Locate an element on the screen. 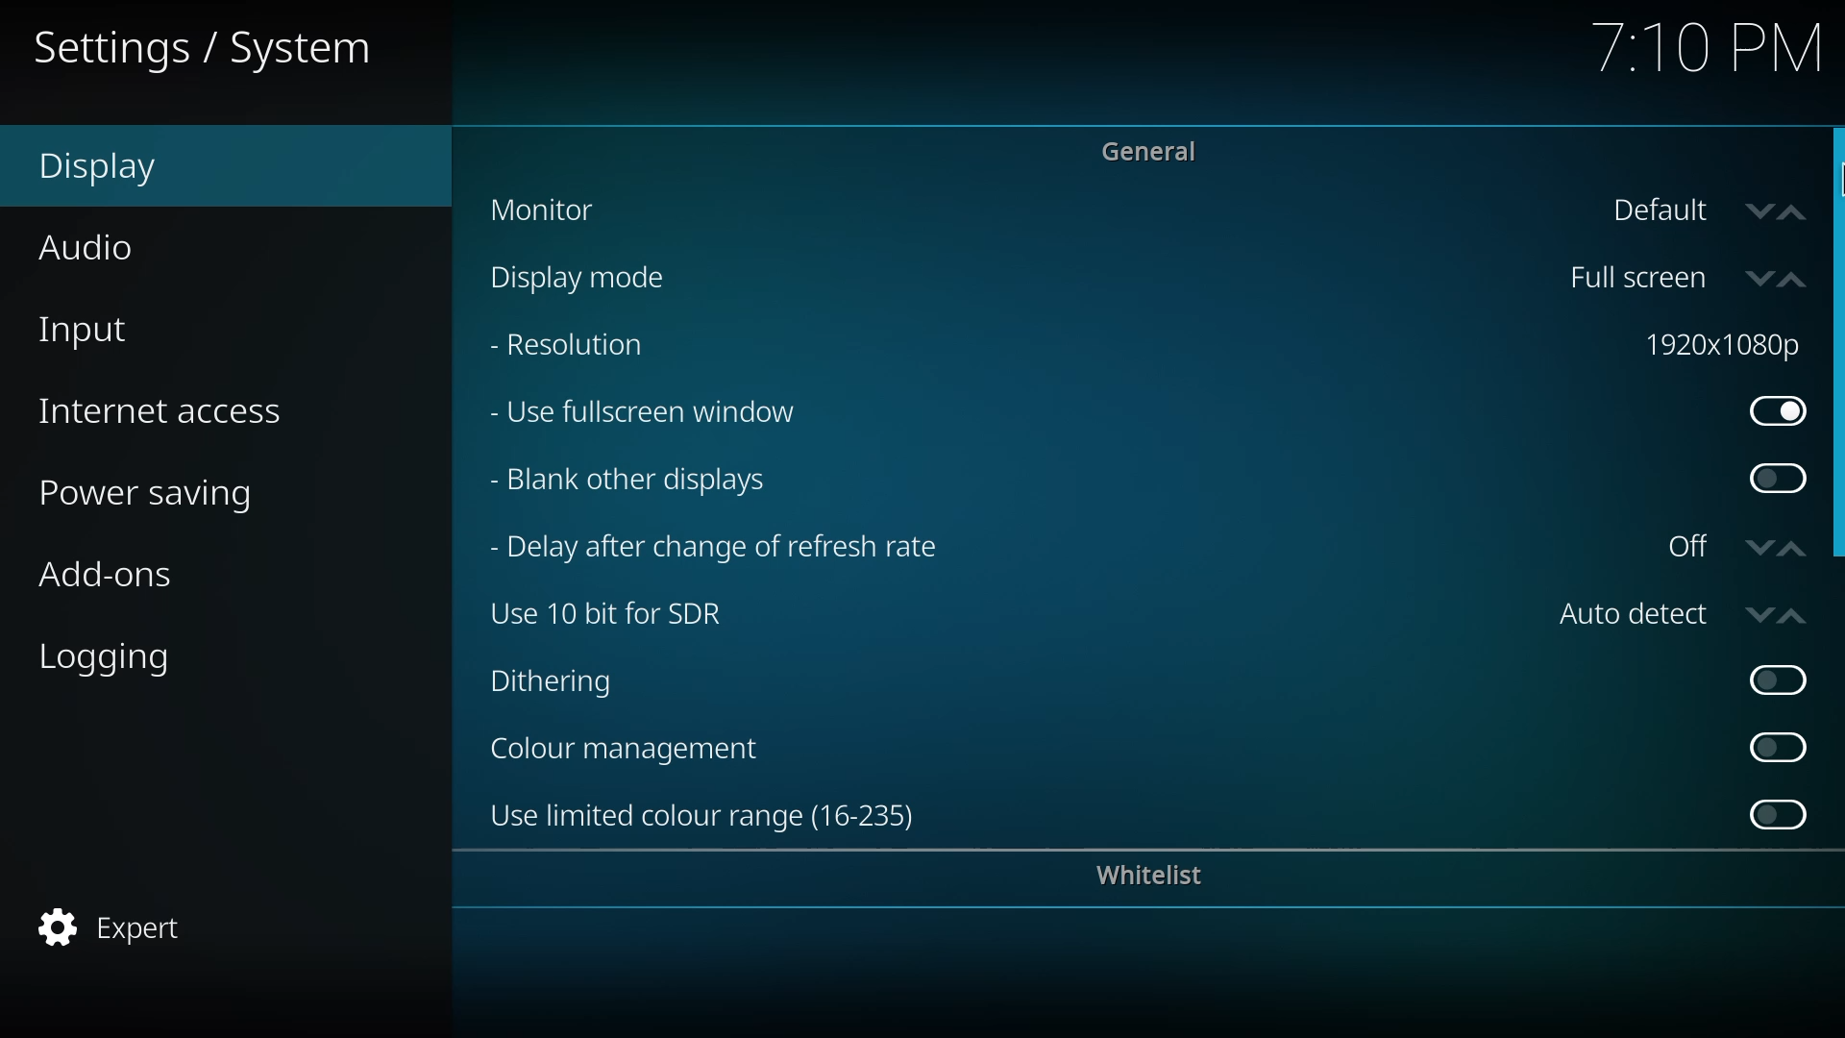 The width and height of the screenshot is (1845, 1038). auto detect is located at coordinates (1676, 611).